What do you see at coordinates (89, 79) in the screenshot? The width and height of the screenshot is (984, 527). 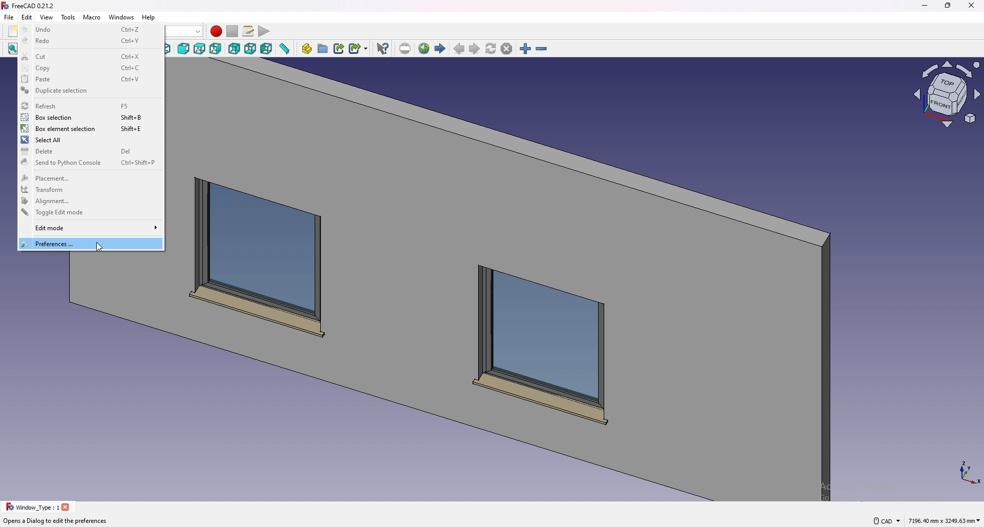 I see `paste  Ctrl+V` at bounding box center [89, 79].